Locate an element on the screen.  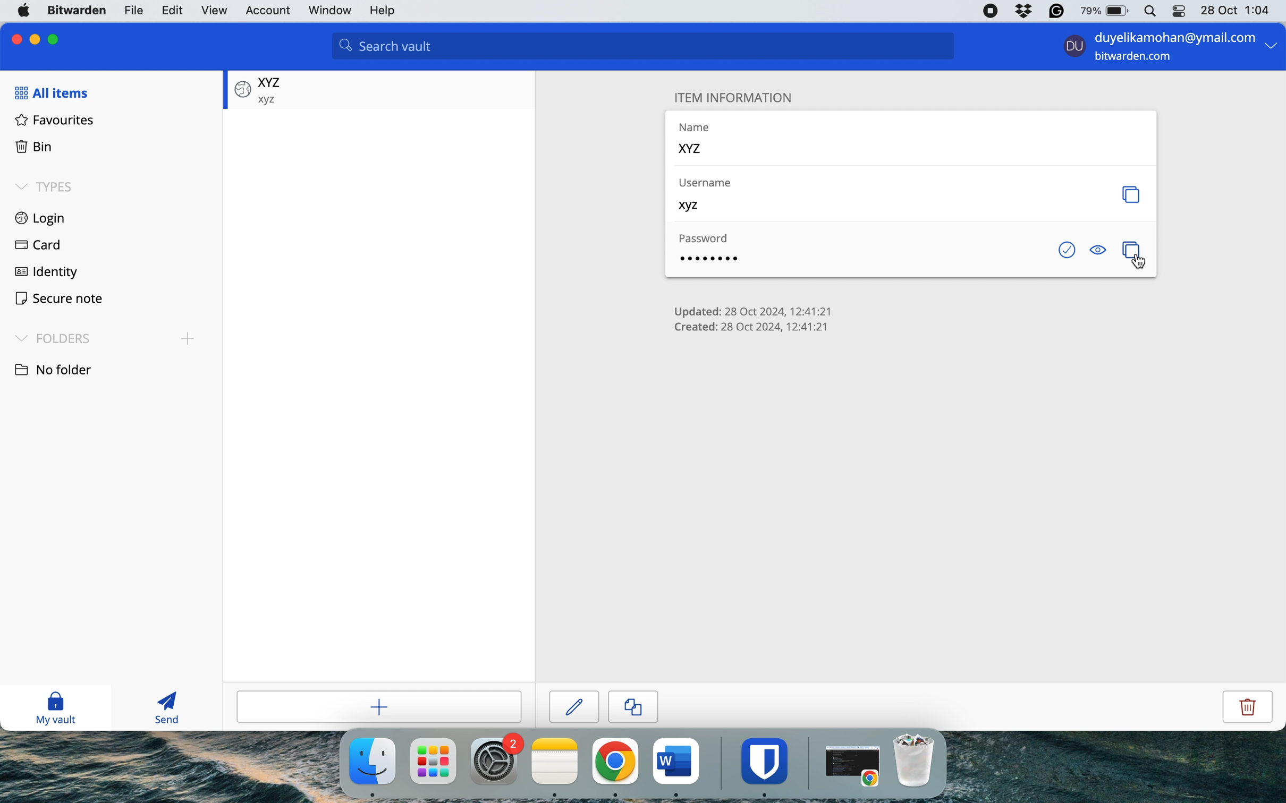
folders is located at coordinates (107, 337).